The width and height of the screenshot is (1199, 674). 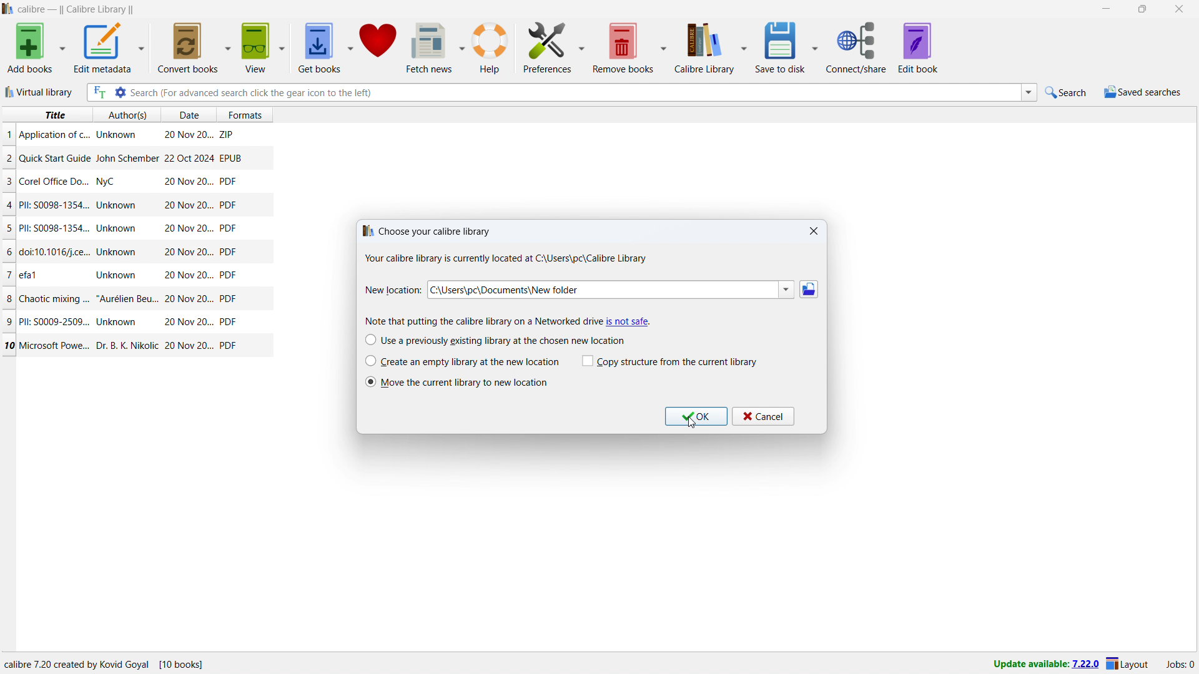 What do you see at coordinates (190, 299) in the screenshot?
I see `Date` at bounding box center [190, 299].